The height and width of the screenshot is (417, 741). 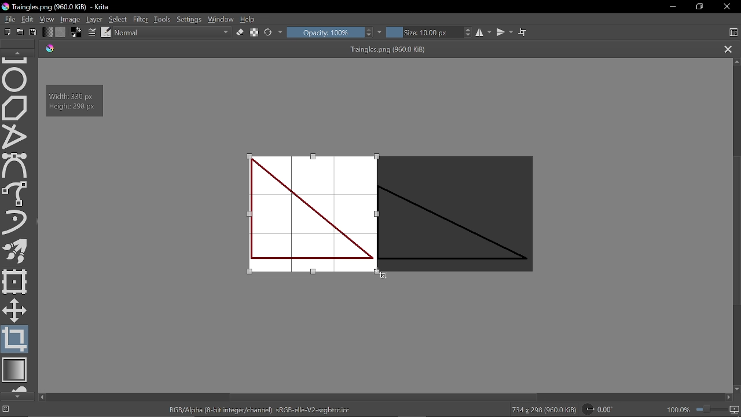 I want to click on Reload original preset, so click(x=269, y=32).